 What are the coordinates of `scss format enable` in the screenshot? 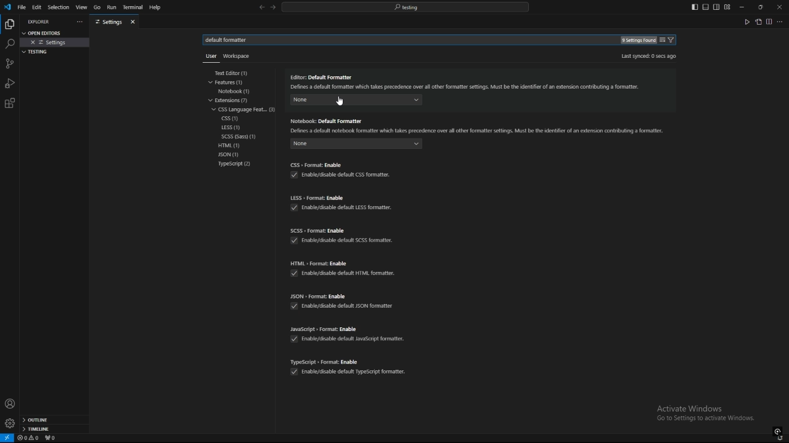 It's located at (344, 229).